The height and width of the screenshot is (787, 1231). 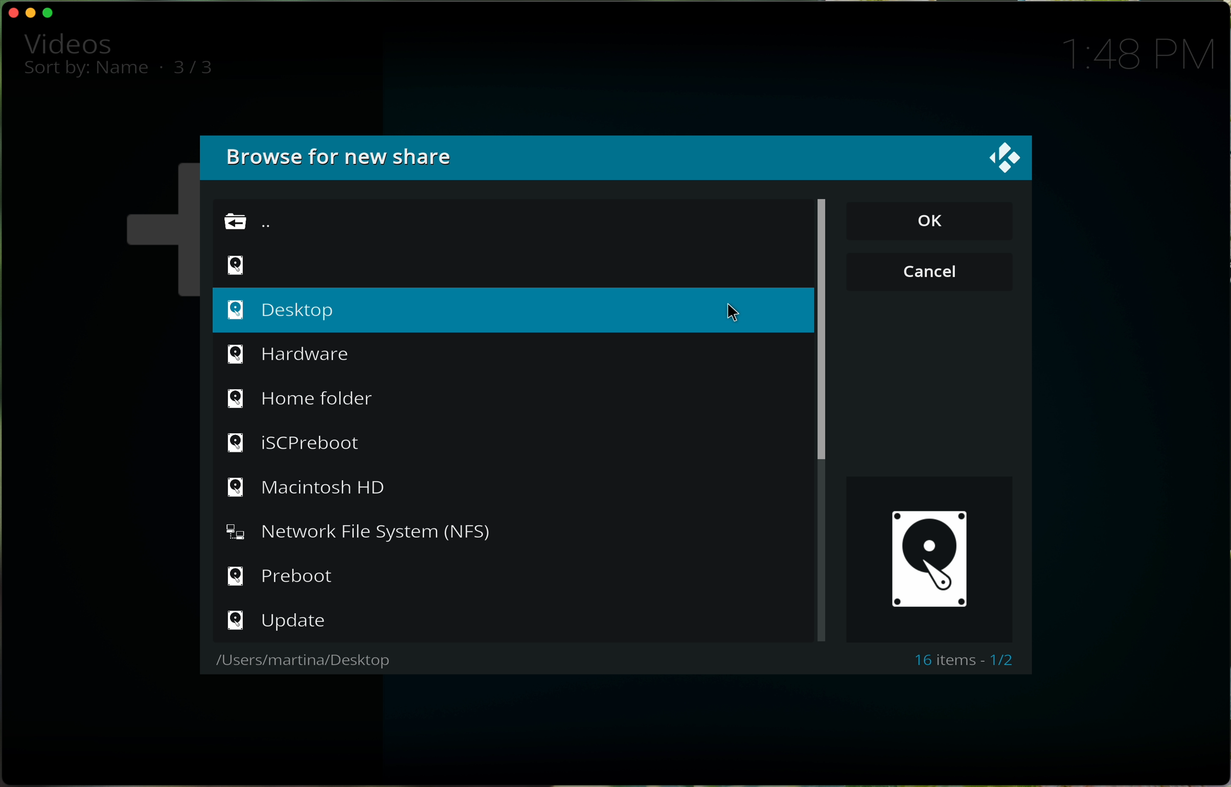 What do you see at coordinates (302, 399) in the screenshot?
I see `home folder` at bounding box center [302, 399].